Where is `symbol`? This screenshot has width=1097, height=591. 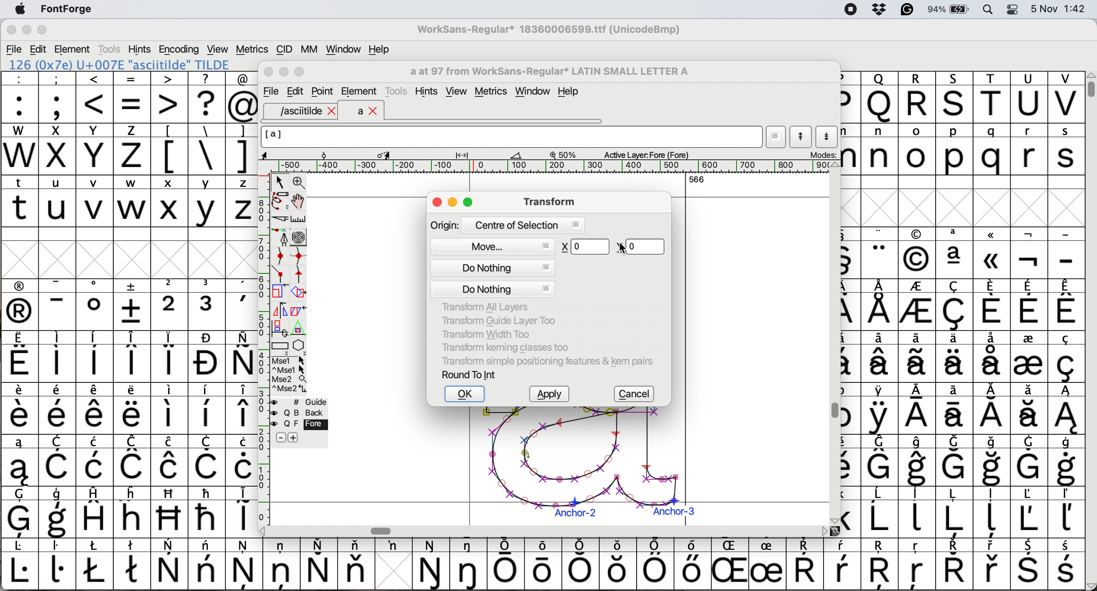
symbol is located at coordinates (432, 565).